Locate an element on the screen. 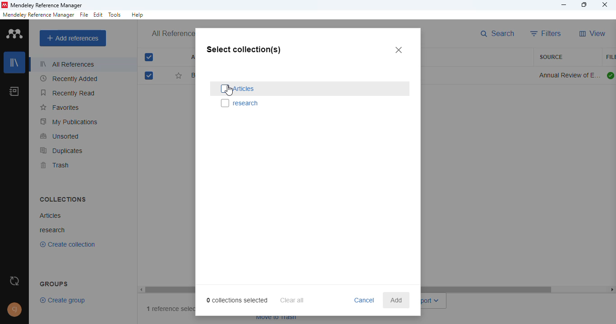 The width and height of the screenshot is (616, 324). notebook is located at coordinates (14, 91).